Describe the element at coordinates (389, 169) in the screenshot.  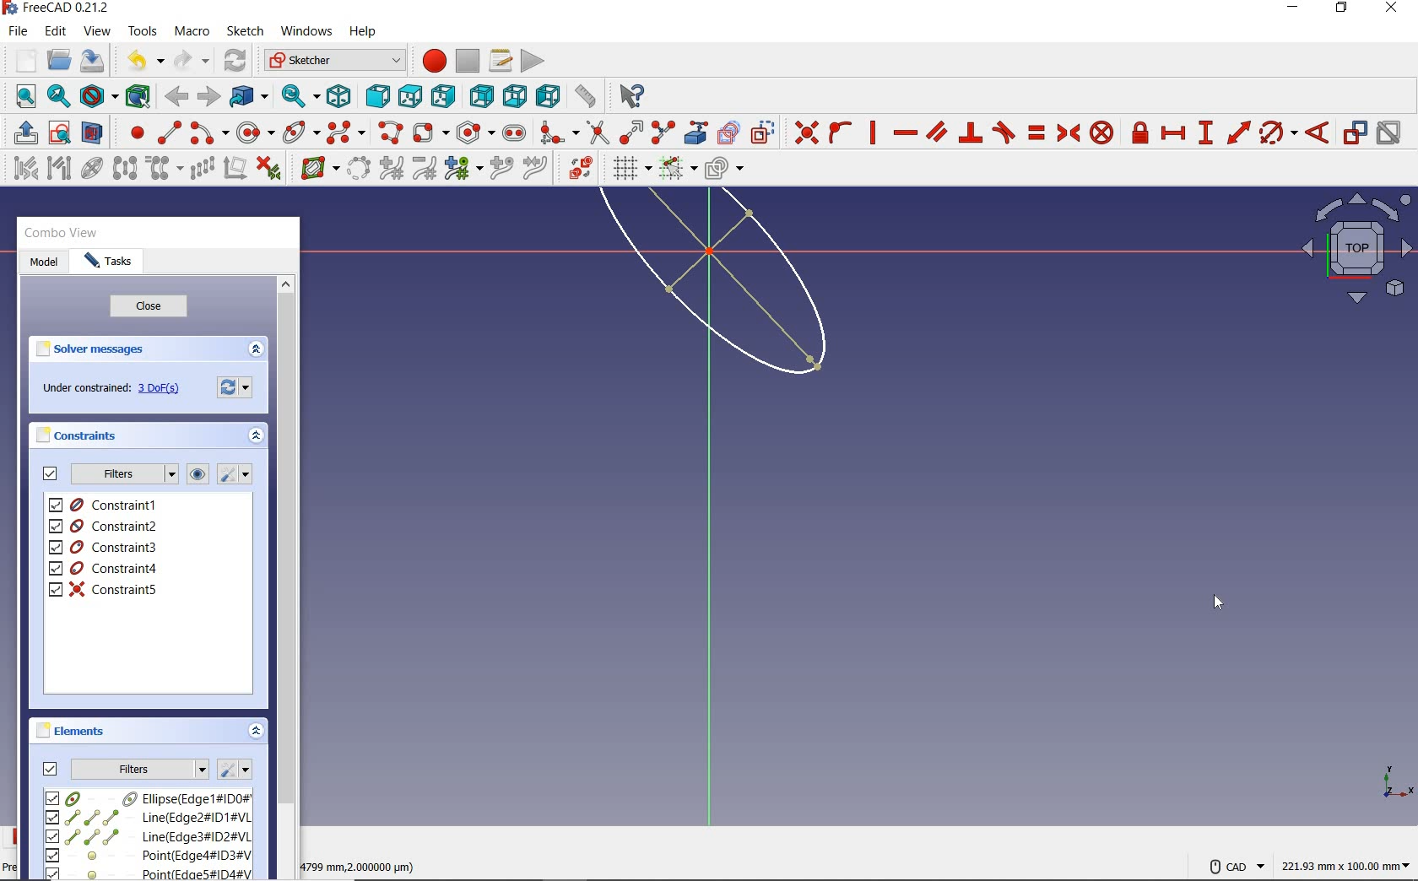
I see `increase B-Spline Degree` at that location.